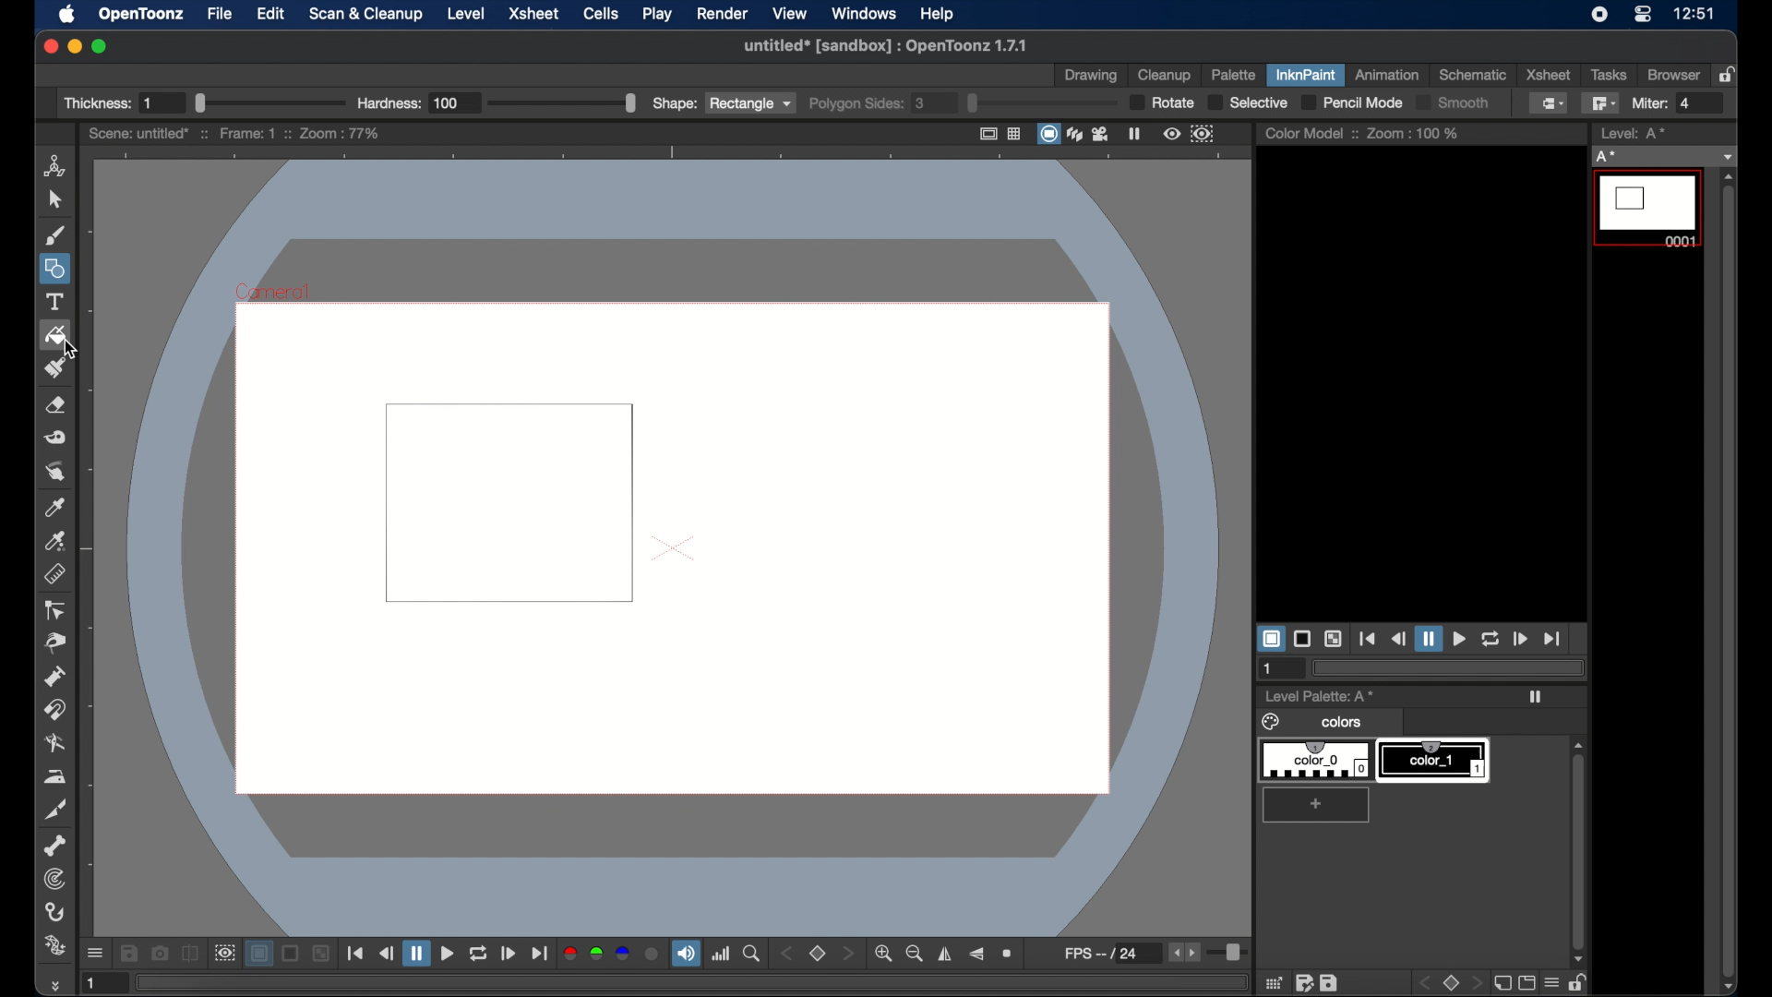  Describe the element at coordinates (1318, 761) in the screenshot. I see `color_0` at that location.